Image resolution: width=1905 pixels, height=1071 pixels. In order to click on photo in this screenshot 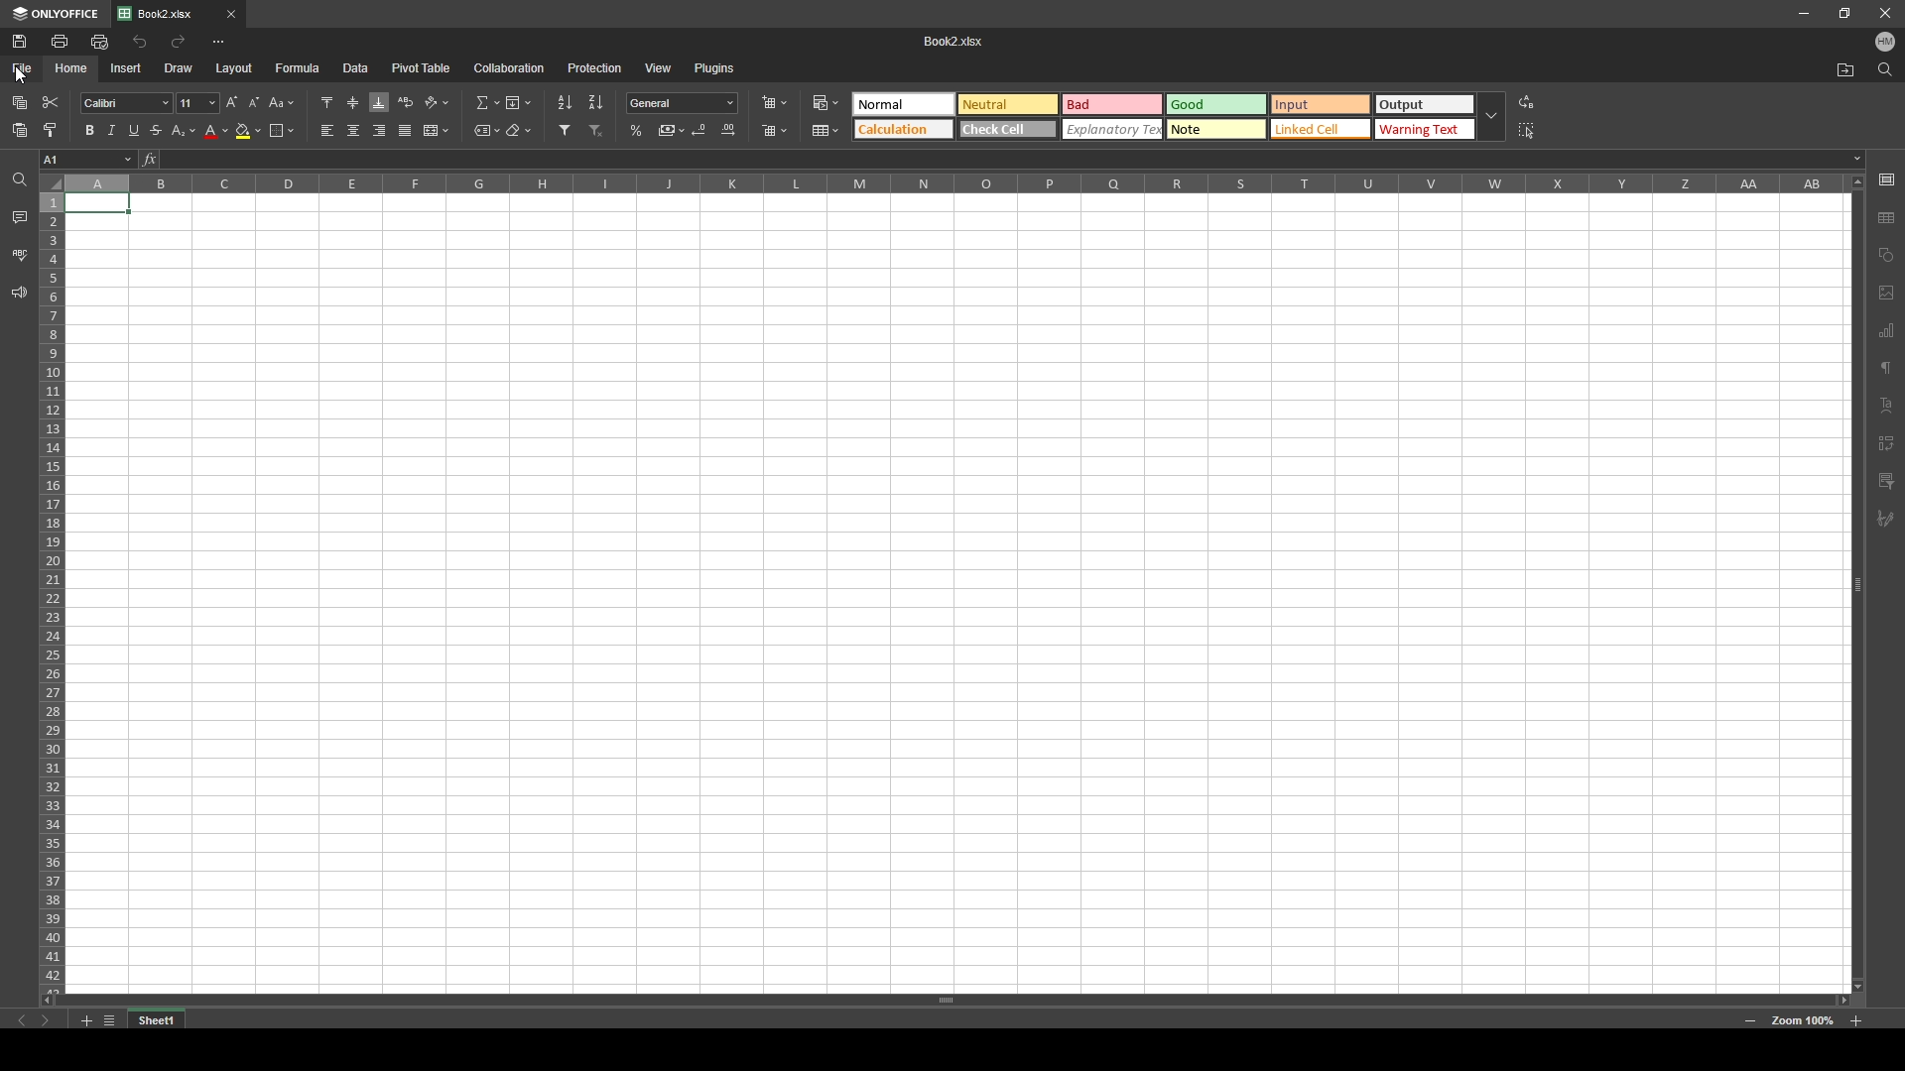, I will do `click(1886, 295)`.